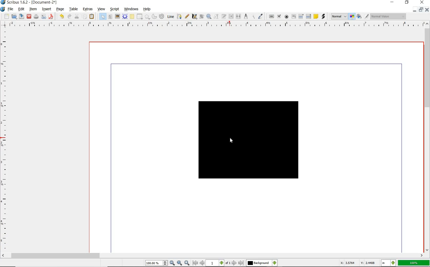  I want to click on edit, so click(21, 9).